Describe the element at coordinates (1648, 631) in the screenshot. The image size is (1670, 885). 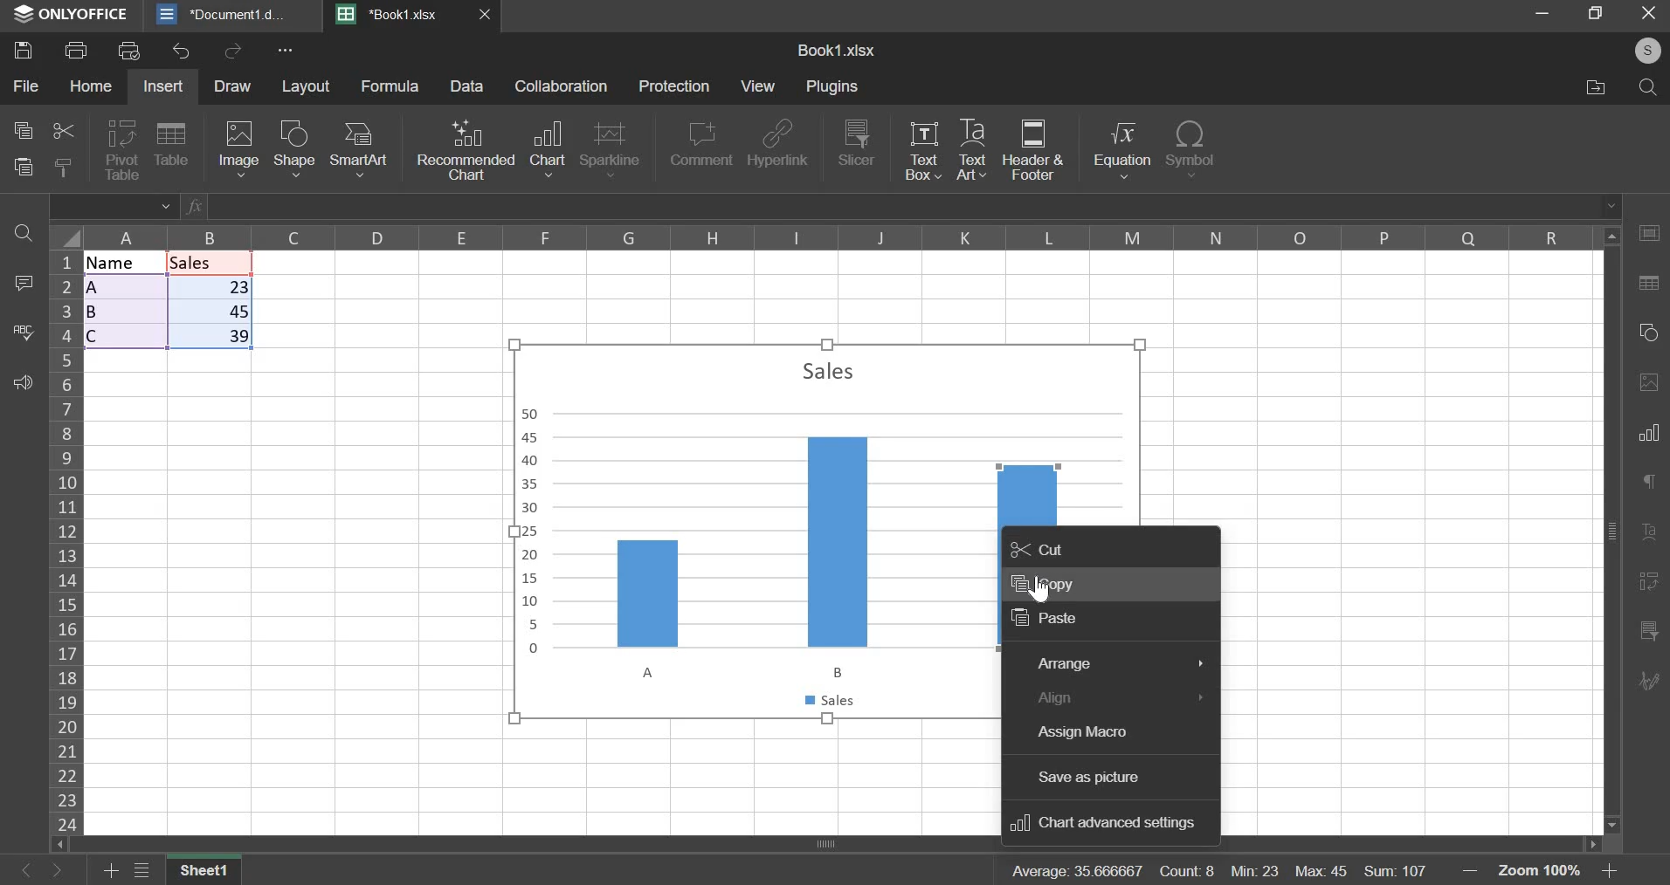
I see `Chart filter` at that location.